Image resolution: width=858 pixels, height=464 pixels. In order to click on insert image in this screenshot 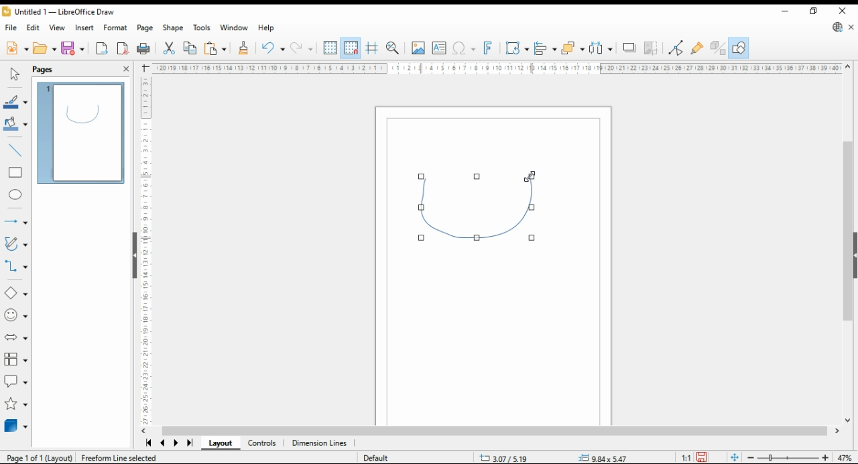, I will do `click(418, 48)`.